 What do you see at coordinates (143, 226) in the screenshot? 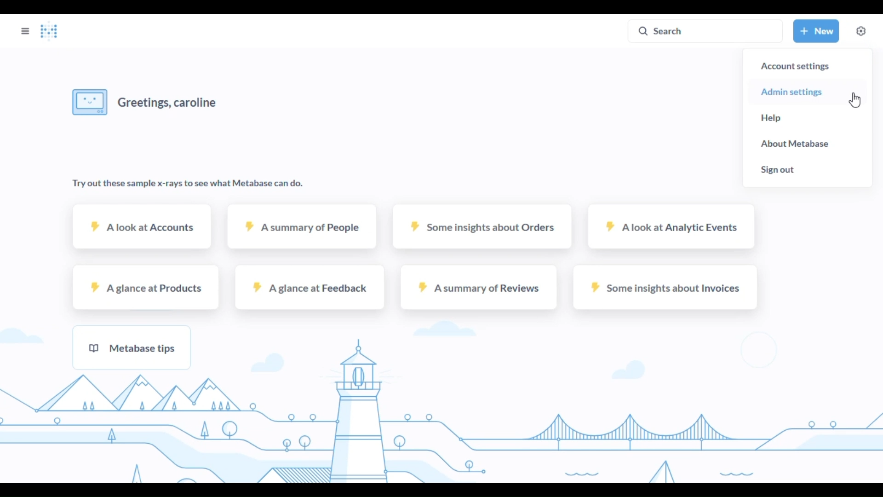
I see `a look at accounts` at bounding box center [143, 226].